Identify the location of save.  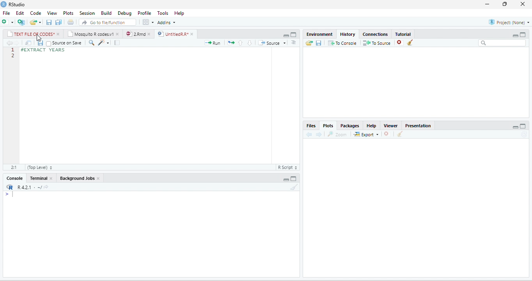
(40, 43).